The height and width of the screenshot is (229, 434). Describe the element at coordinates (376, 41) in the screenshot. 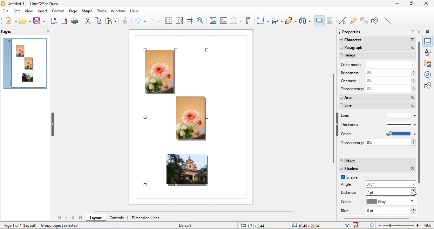

I see `character` at that location.